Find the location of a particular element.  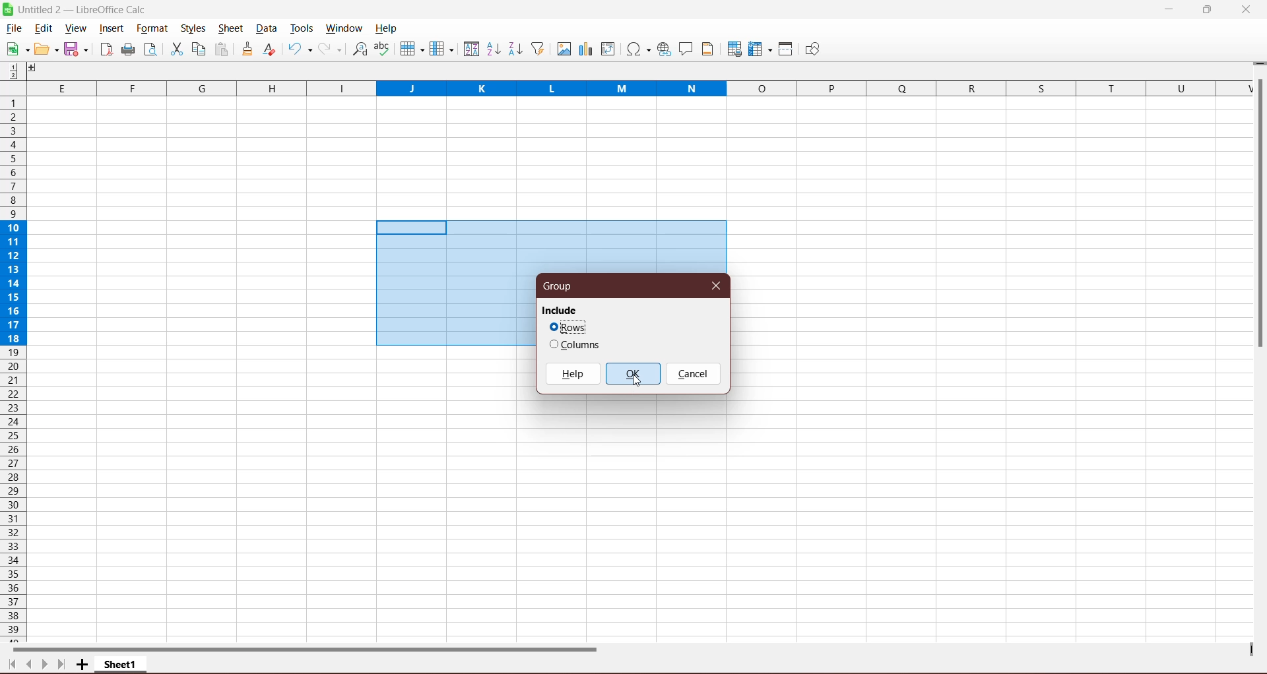

Sort  Ascending is located at coordinates (493, 49).